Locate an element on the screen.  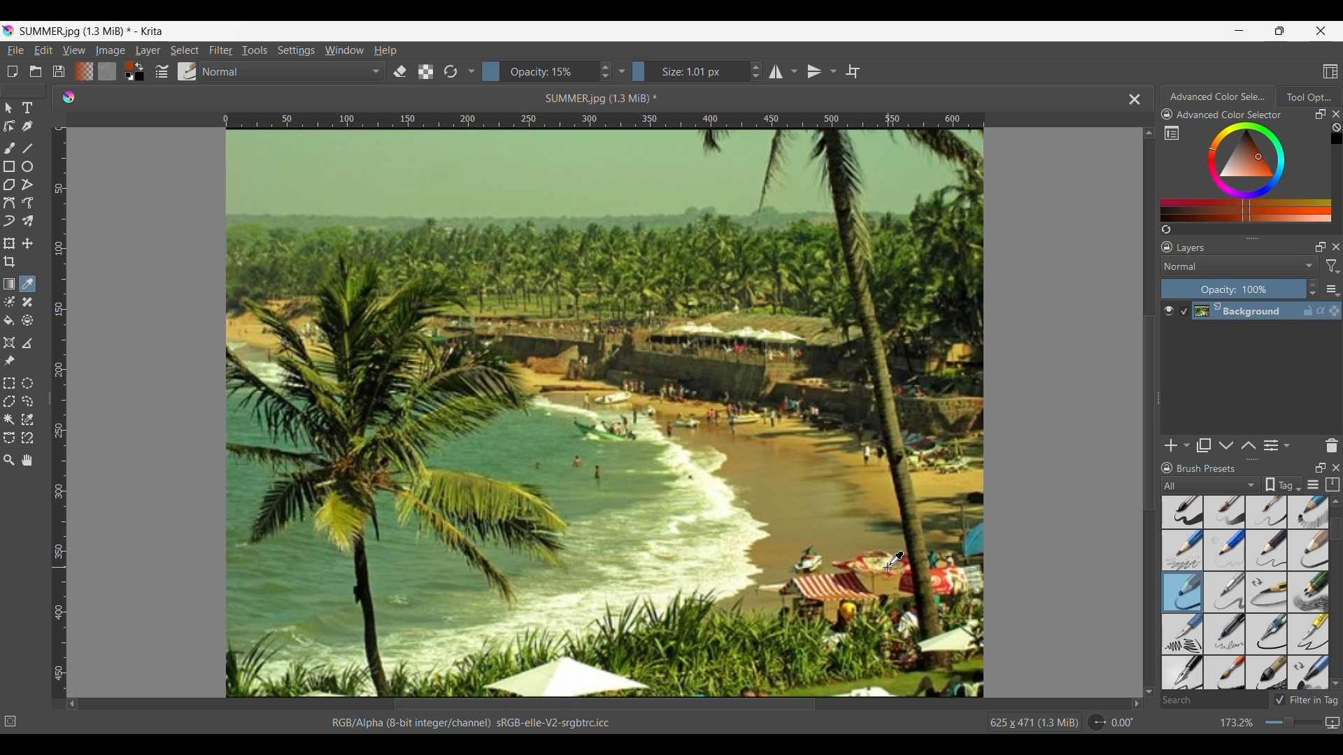
Horizontal mirror tool is located at coordinates (774, 71).